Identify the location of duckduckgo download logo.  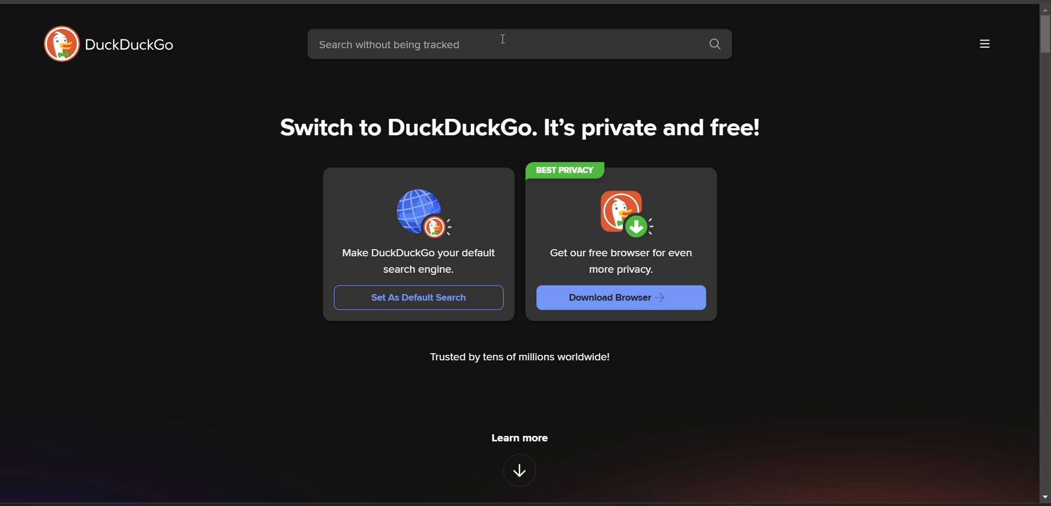
(619, 211).